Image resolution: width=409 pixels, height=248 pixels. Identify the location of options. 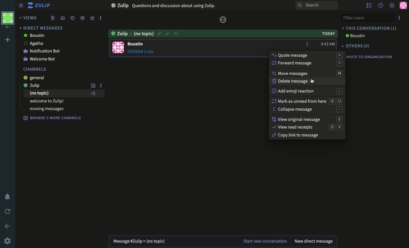
(101, 18).